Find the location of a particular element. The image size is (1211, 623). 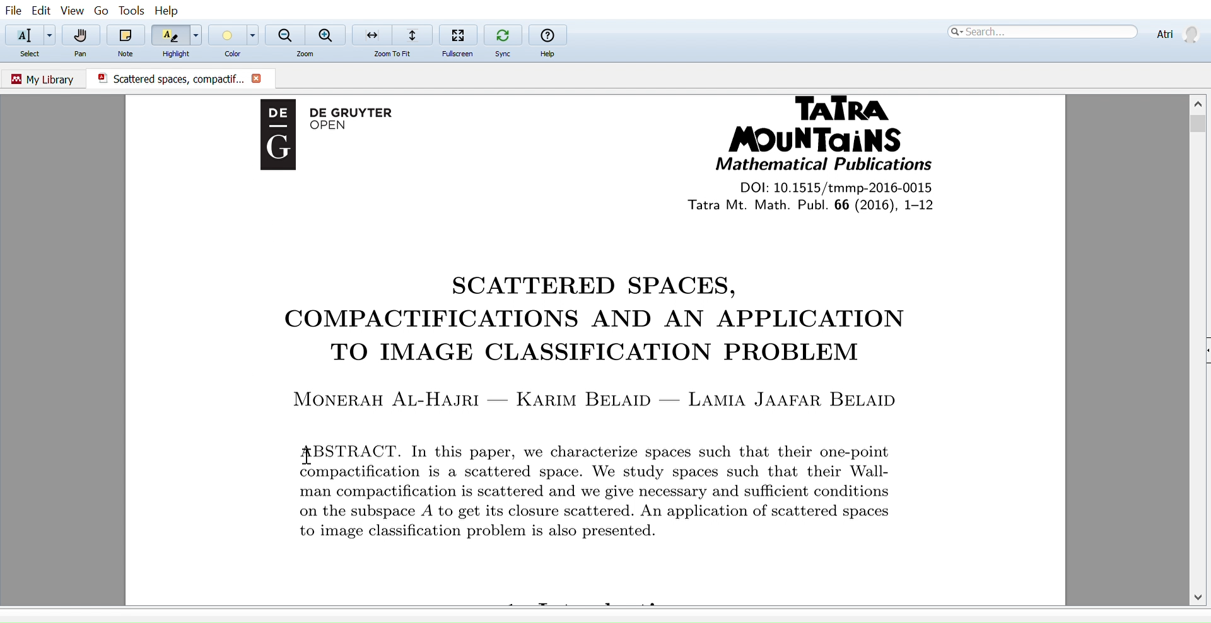

Color options is located at coordinates (254, 35).